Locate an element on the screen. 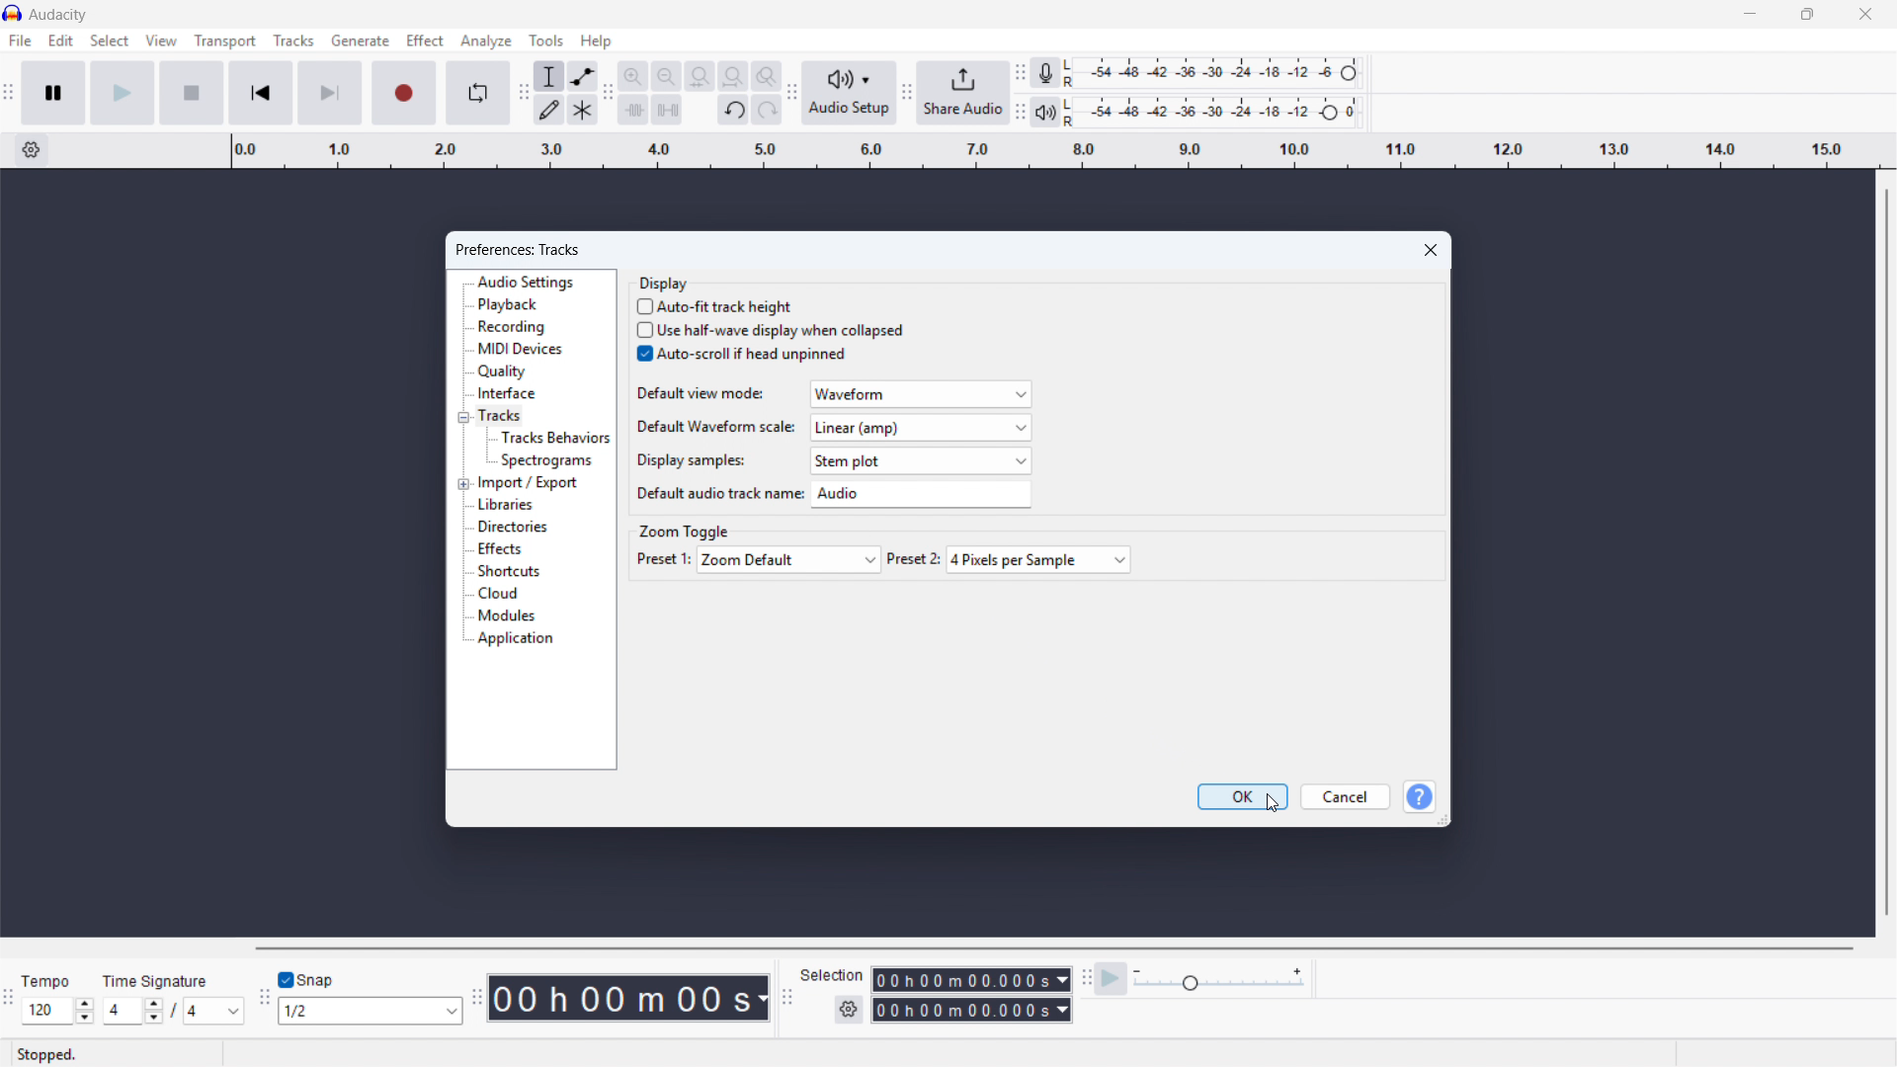 Image resolution: width=1897 pixels, height=1067 pixels. ok is located at coordinates (1243, 797).